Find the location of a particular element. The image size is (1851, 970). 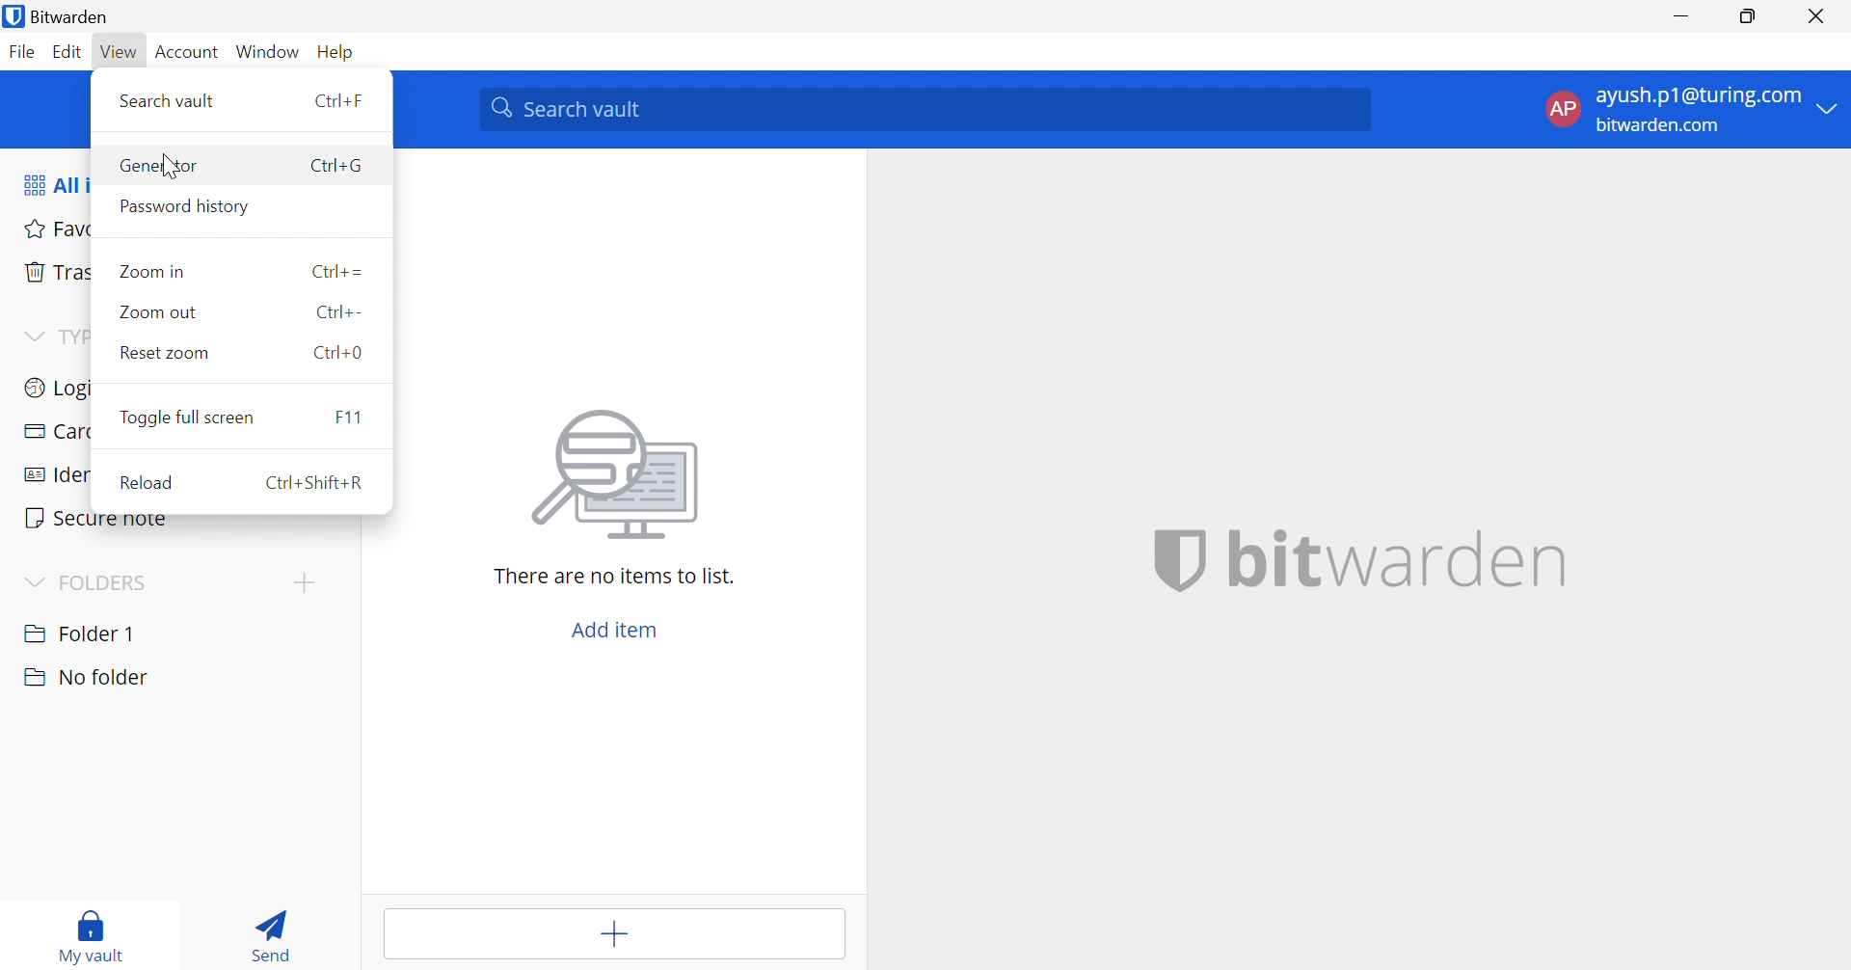

Account options  is located at coordinates (1696, 110).